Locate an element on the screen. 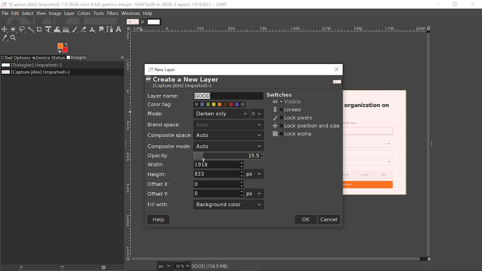 This screenshot has width=482, height=271. Zoom tool is located at coordinates (14, 38).